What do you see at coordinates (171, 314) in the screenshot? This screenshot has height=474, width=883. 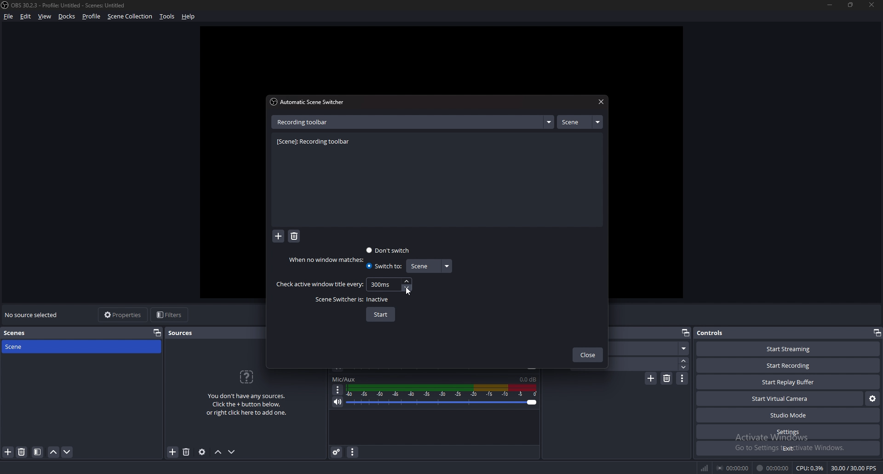 I see `filters` at bounding box center [171, 314].